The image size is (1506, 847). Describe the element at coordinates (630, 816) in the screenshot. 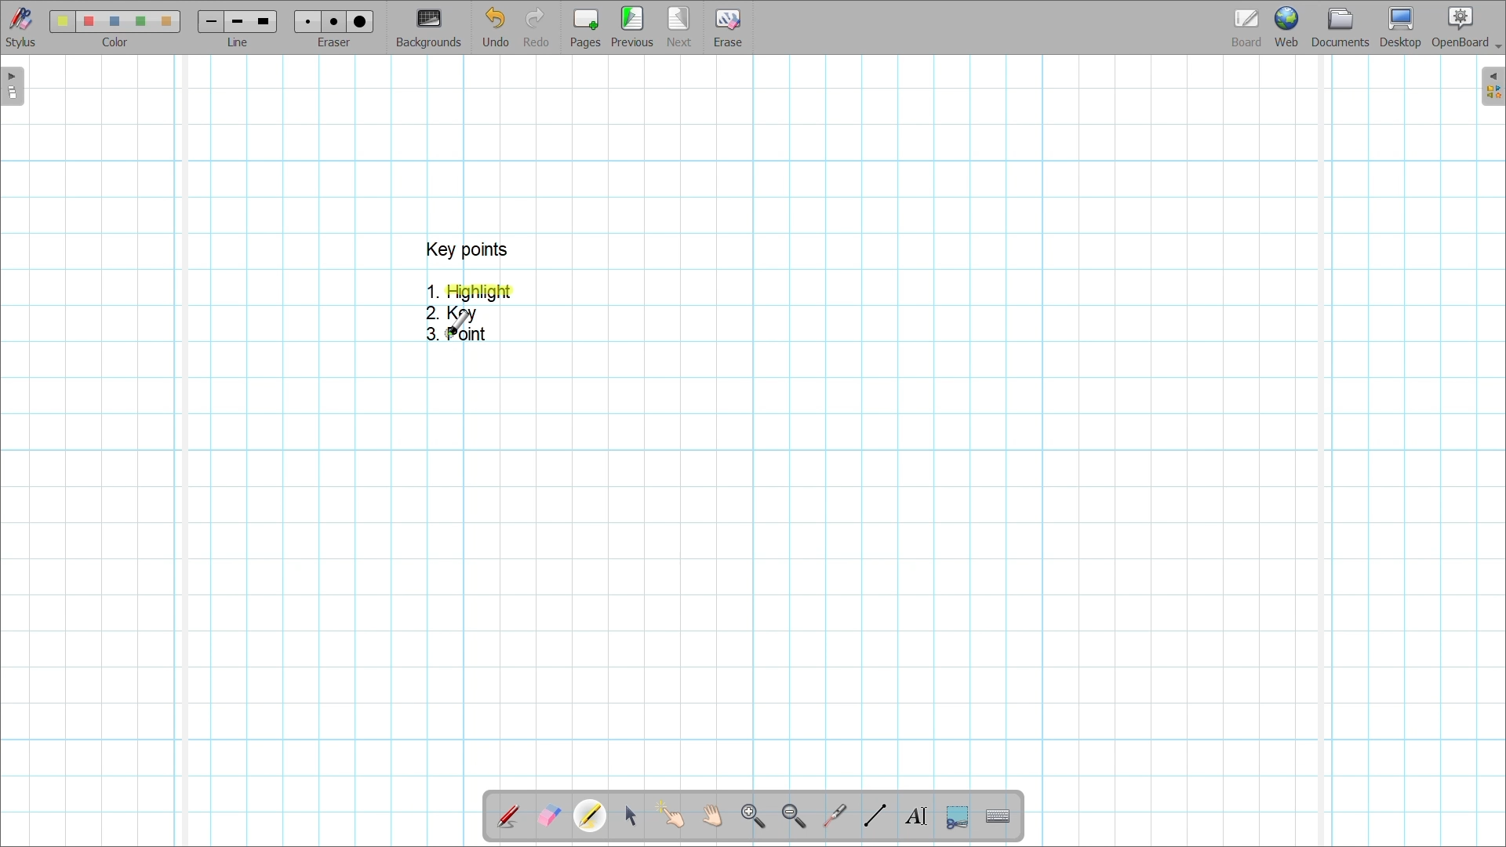

I see `Select and modify objects highlighted` at that location.